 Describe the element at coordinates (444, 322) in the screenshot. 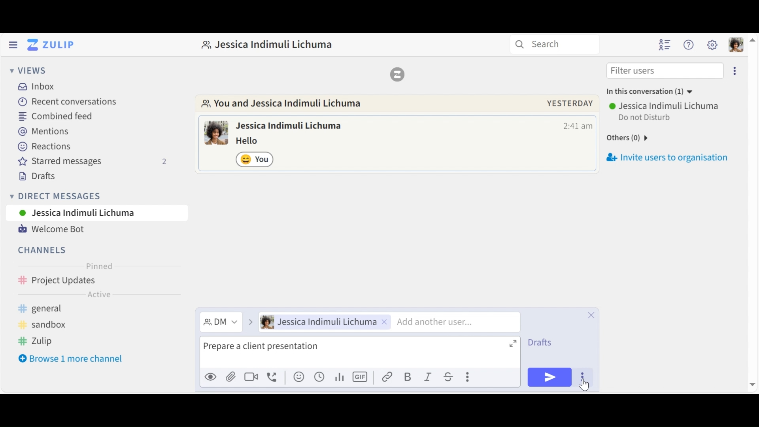

I see `Add another user` at that location.